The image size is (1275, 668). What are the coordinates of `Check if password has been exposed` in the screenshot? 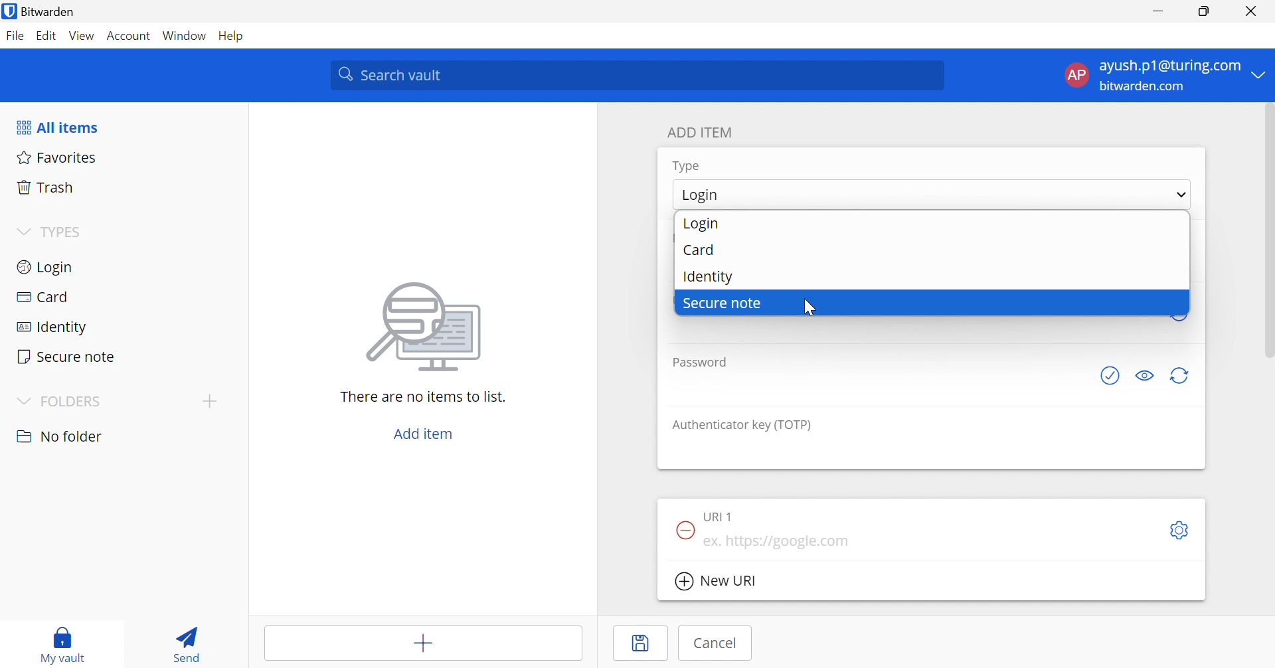 It's located at (1111, 376).